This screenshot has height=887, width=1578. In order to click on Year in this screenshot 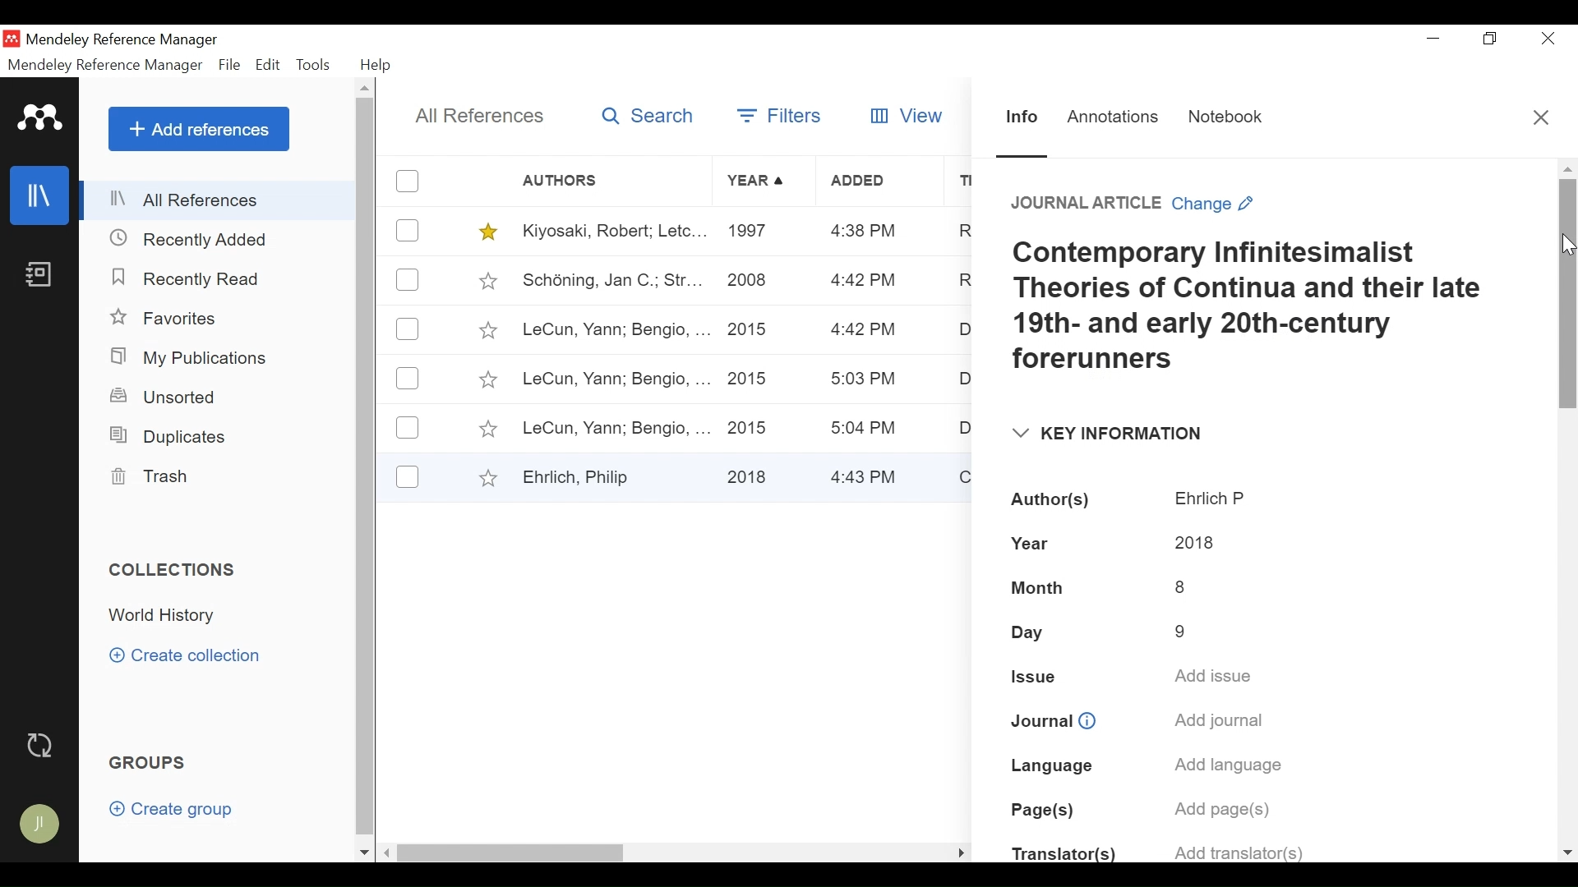, I will do `click(1042, 545)`.